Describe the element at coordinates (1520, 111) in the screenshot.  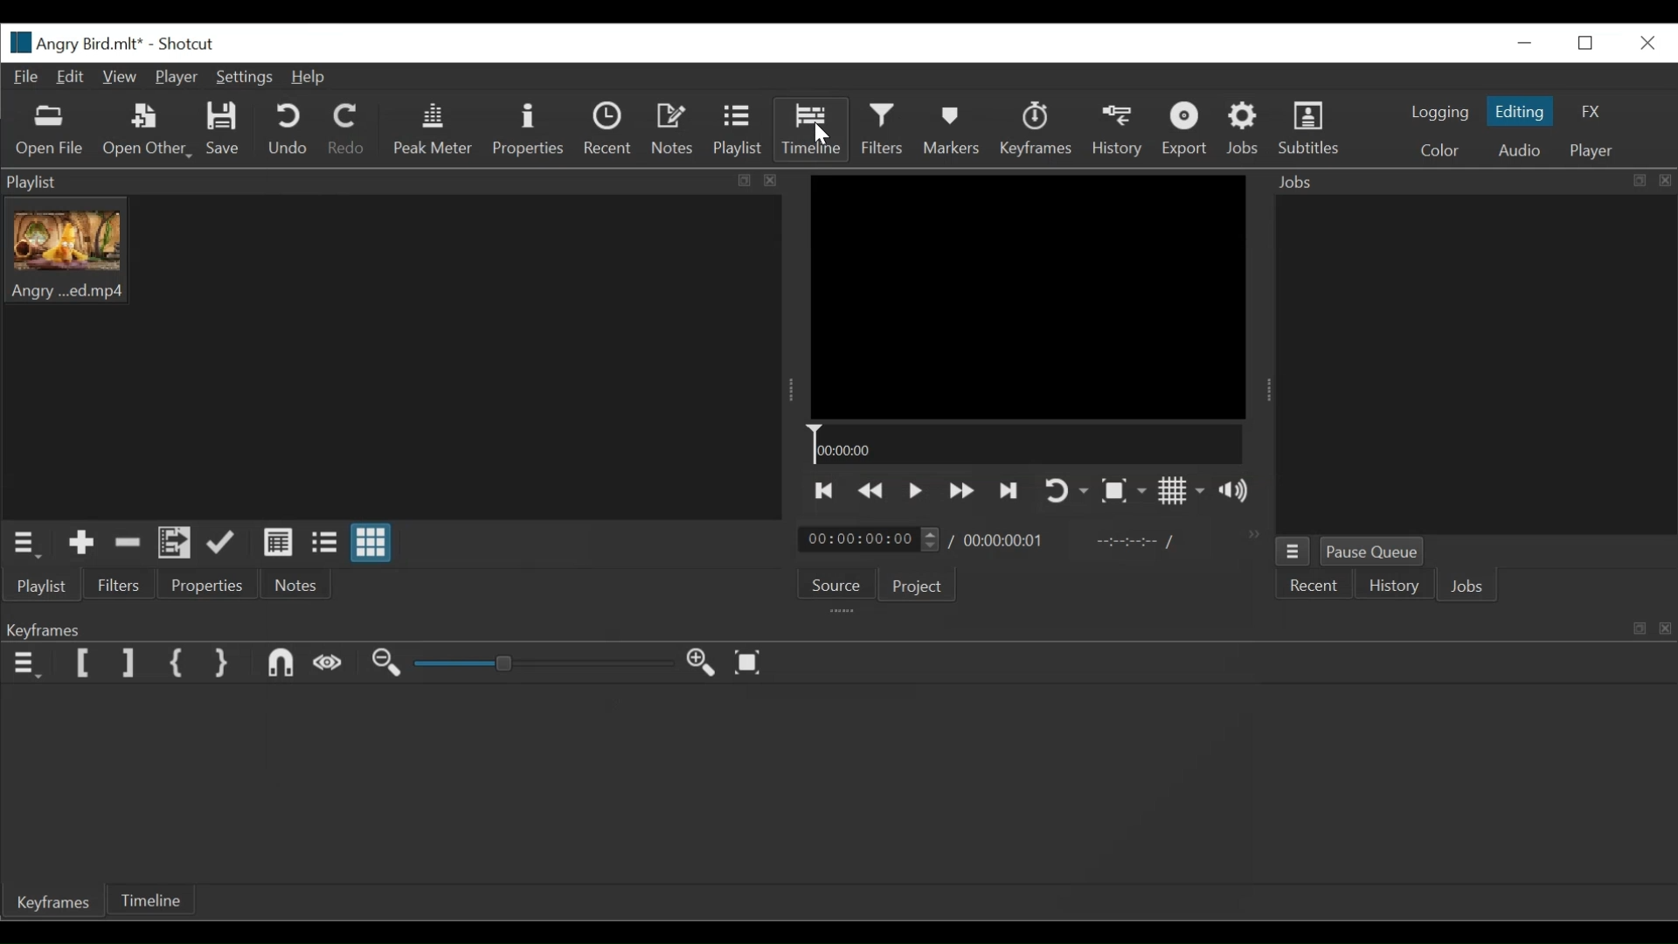
I see `Editing` at that location.